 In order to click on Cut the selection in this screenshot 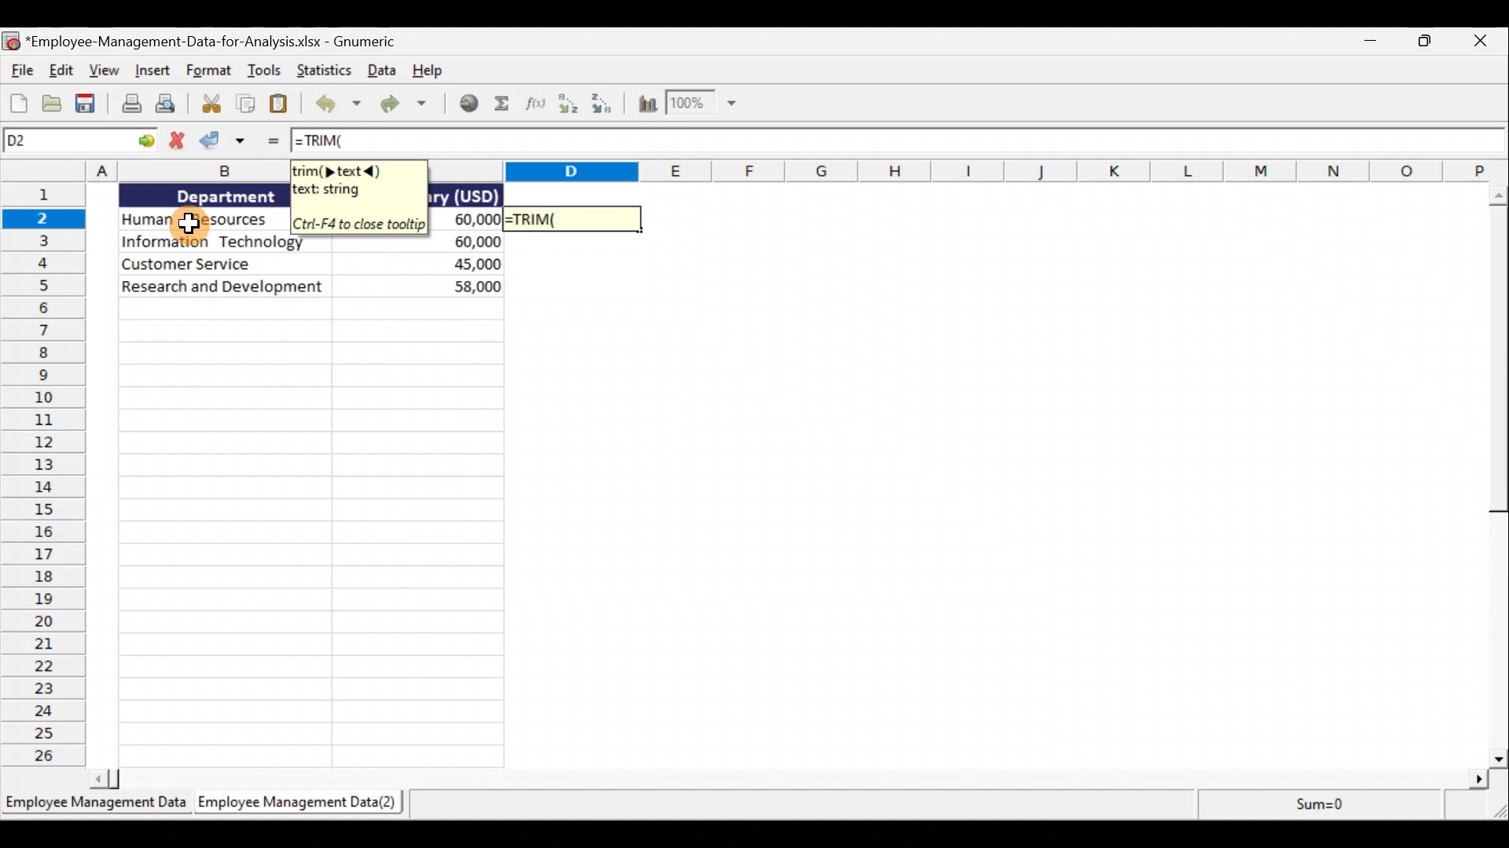, I will do `click(210, 104)`.